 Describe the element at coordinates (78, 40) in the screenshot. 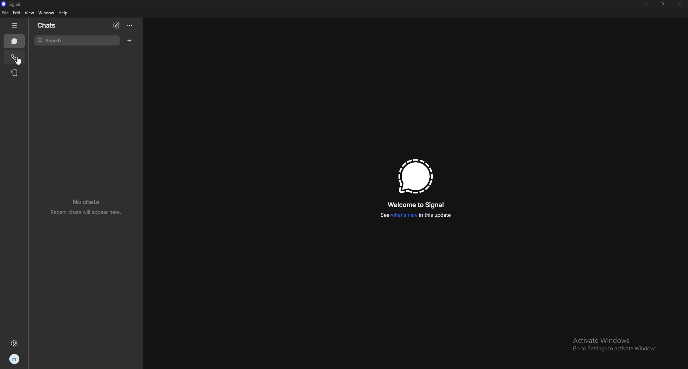

I see `search` at that location.